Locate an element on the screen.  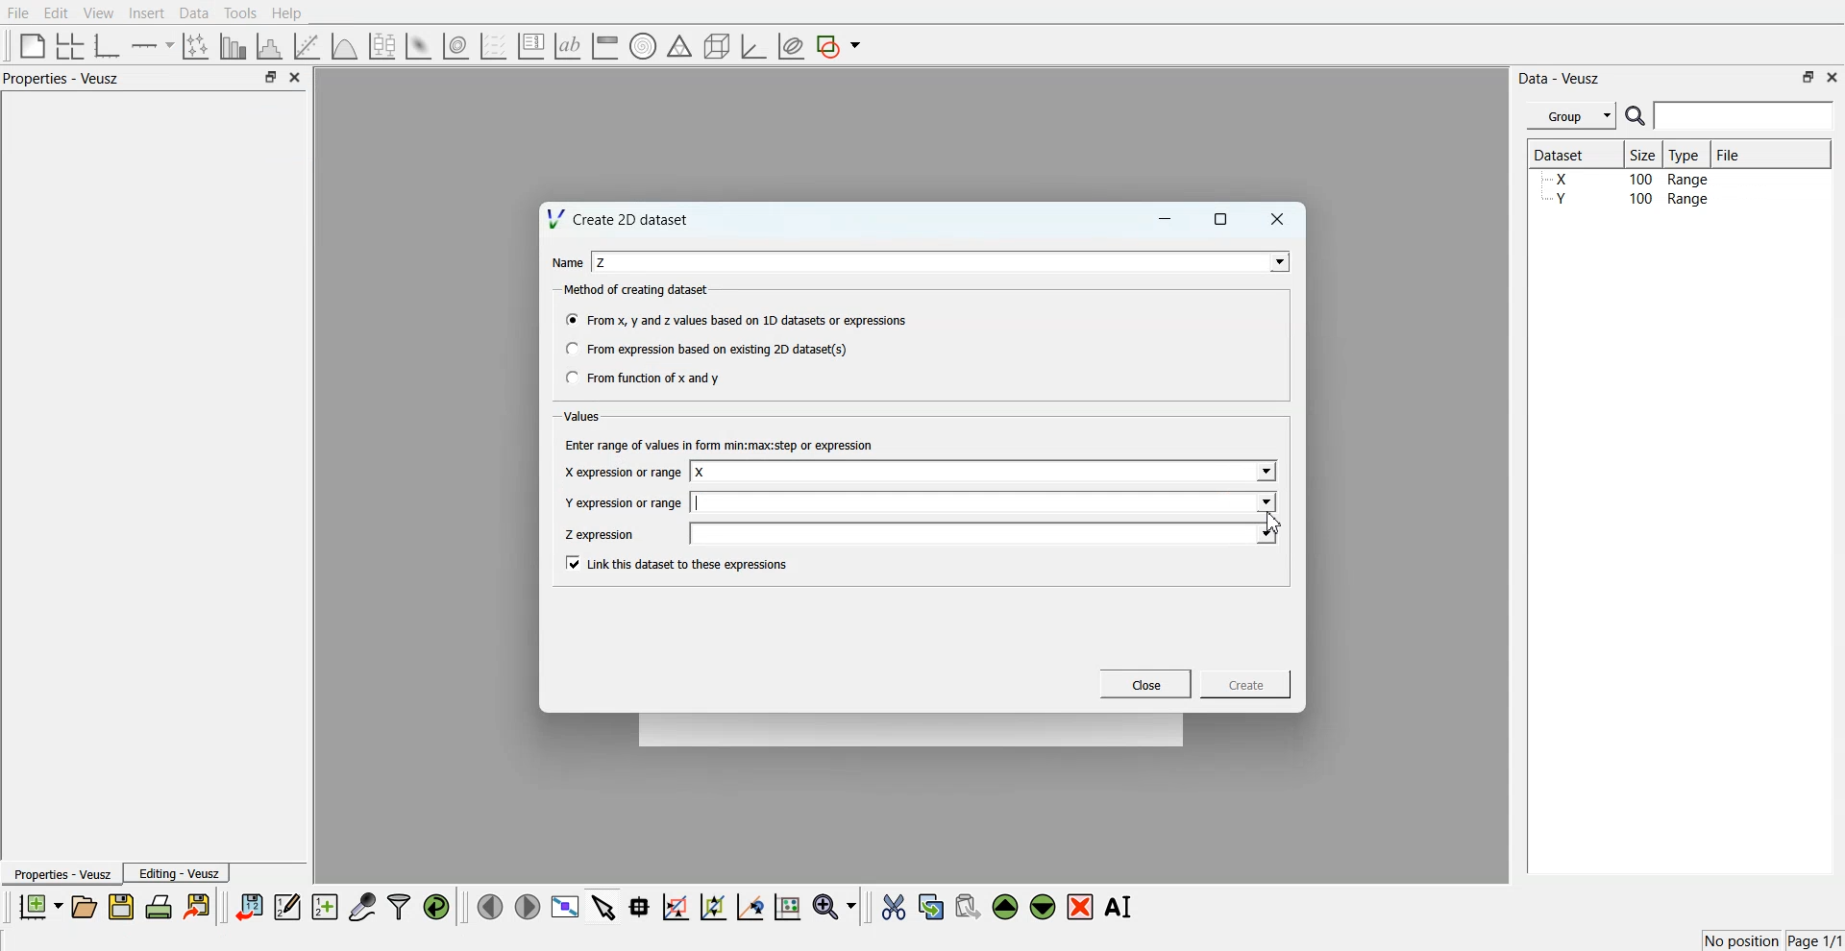
Plot points with lines is located at coordinates (197, 46).